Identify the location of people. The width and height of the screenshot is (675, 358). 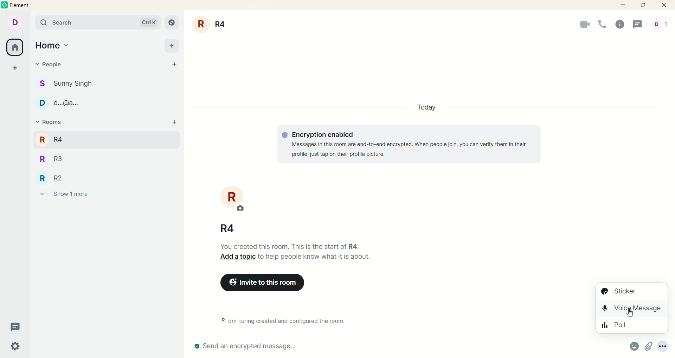
(51, 64).